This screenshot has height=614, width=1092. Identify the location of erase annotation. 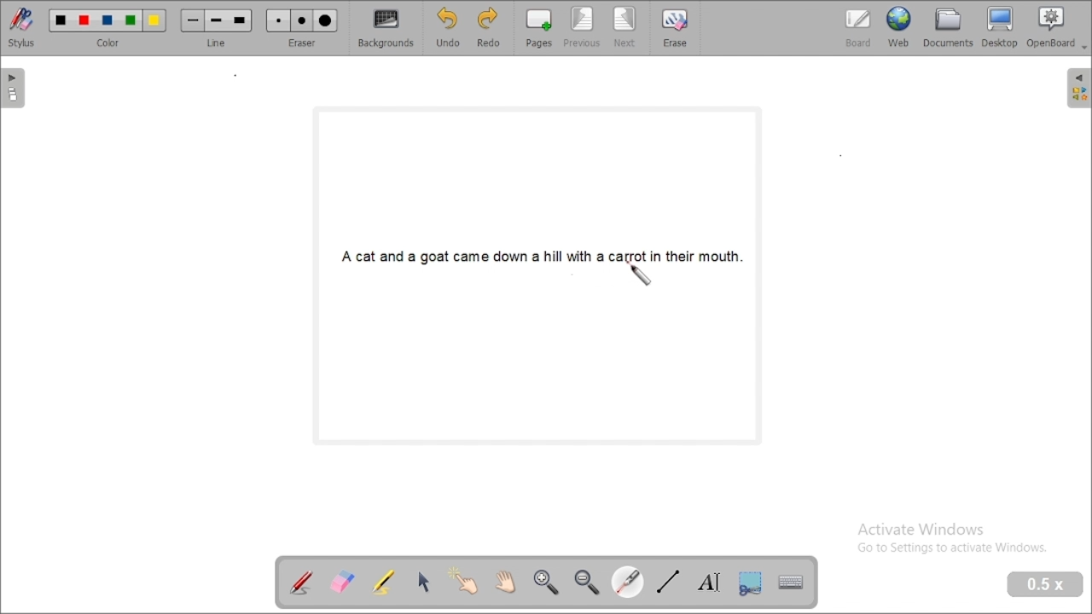
(343, 582).